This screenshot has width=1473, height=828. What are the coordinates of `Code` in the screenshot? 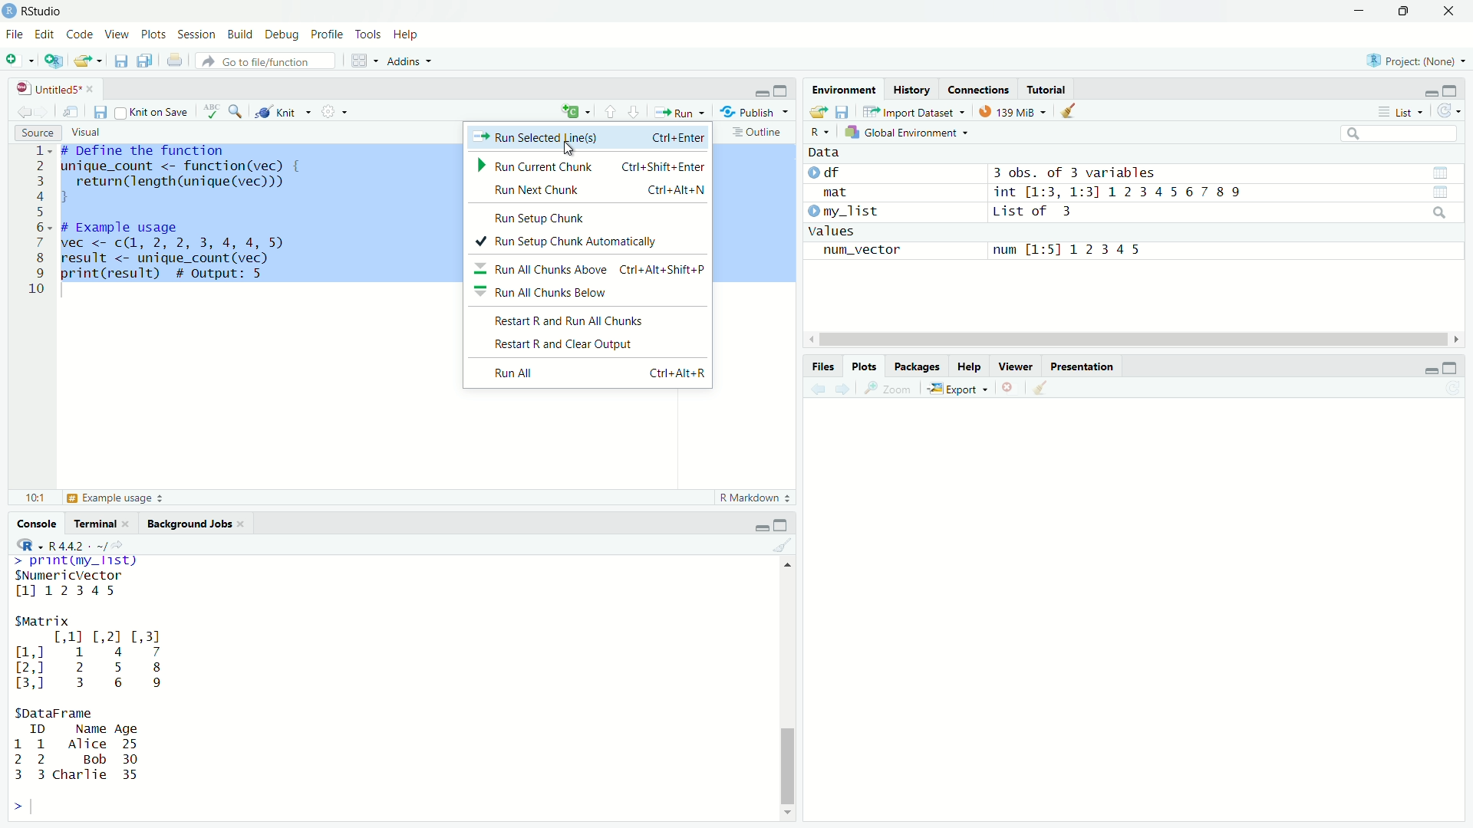 It's located at (81, 35).